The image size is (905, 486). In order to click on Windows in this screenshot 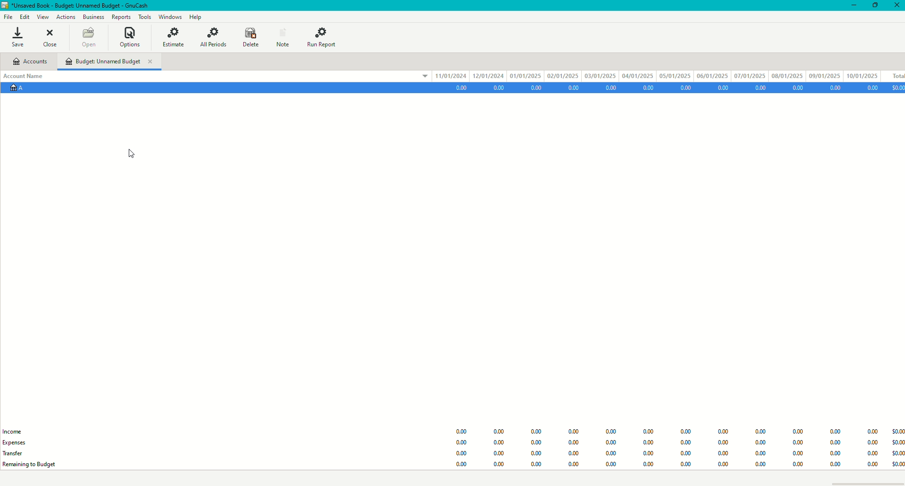, I will do `click(169, 16)`.